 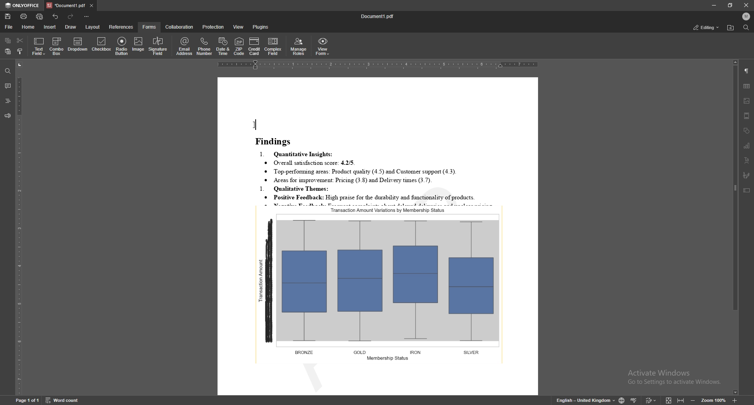 I want to click on view form, so click(x=322, y=47).